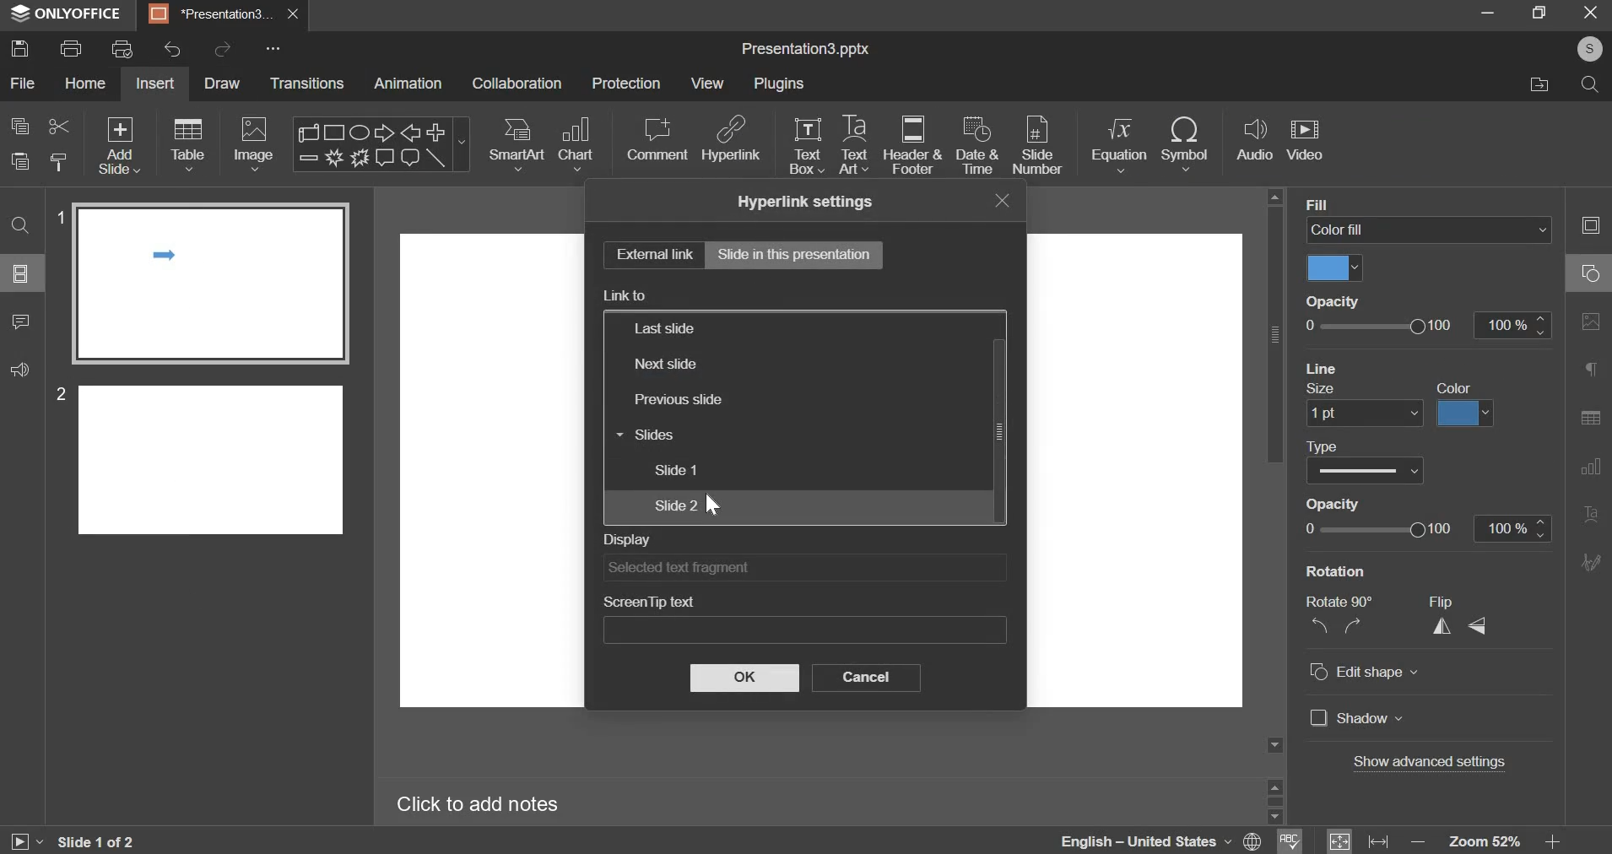  I want to click on scrollbar, so click(1274, 801).